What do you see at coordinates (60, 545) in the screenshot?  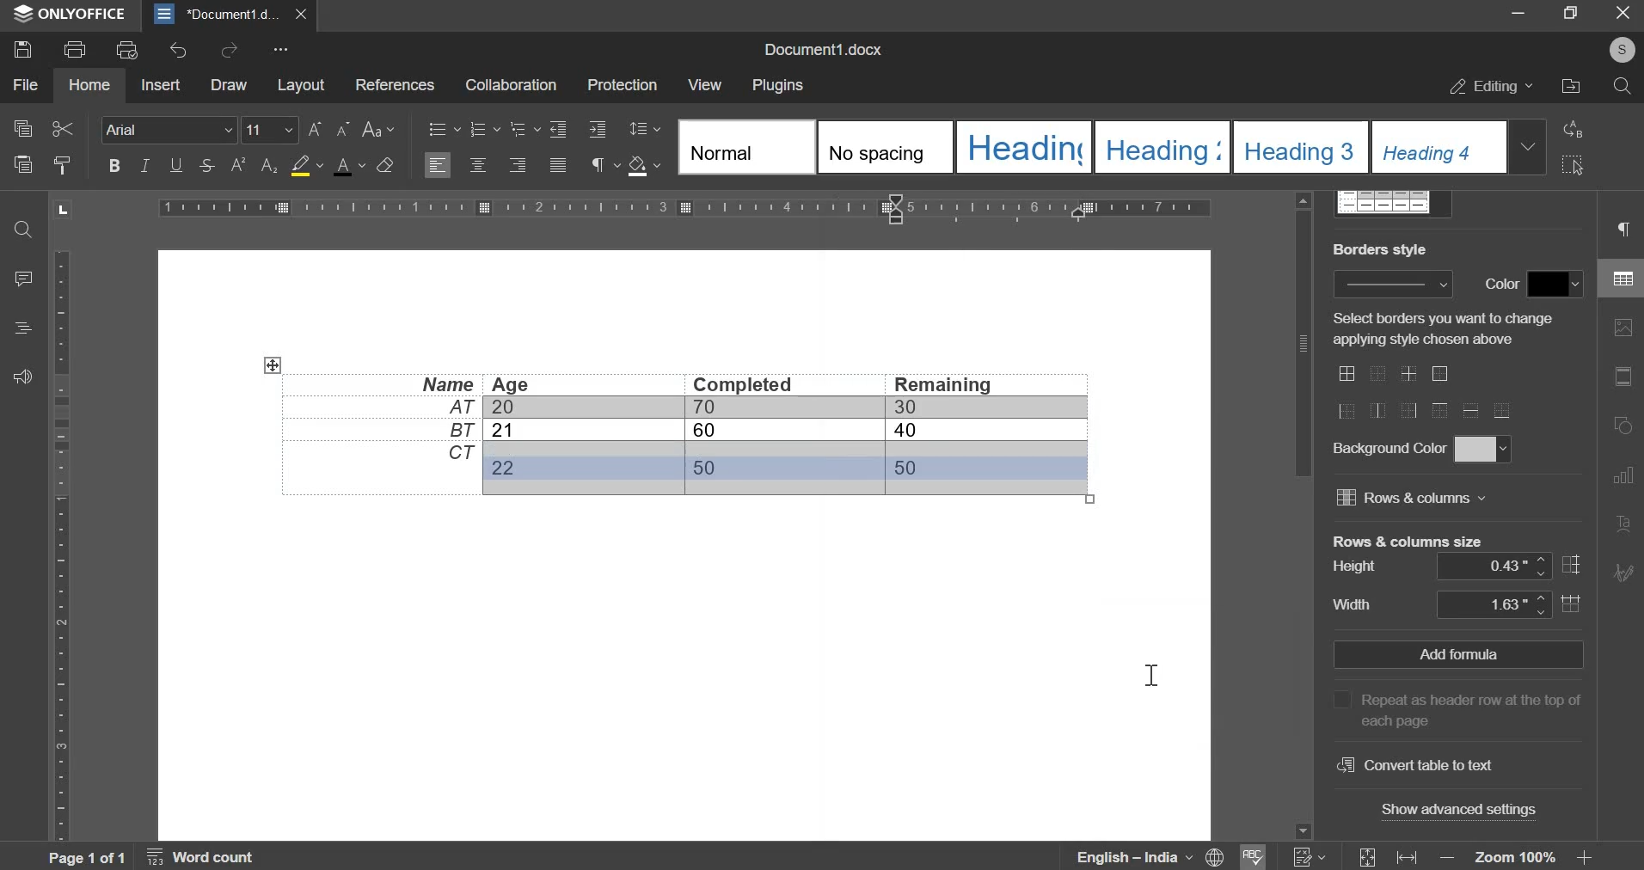 I see `vertical scale` at bounding box center [60, 545].